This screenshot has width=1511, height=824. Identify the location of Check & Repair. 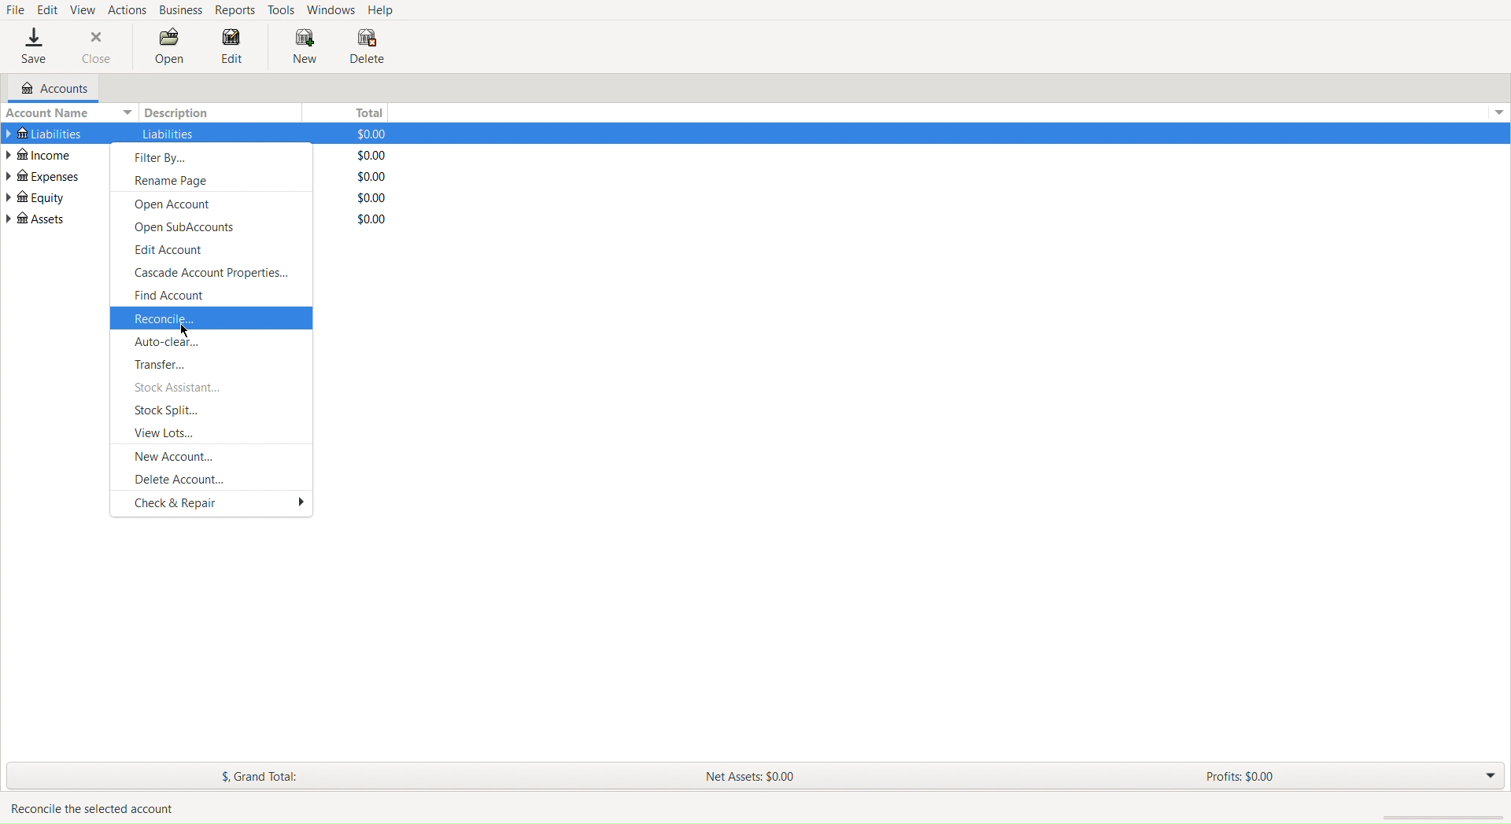
(212, 505).